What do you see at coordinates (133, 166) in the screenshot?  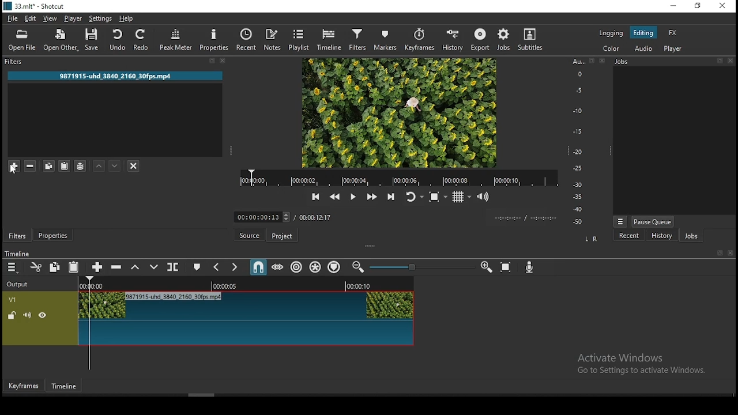 I see `deselect filter` at bounding box center [133, 166].